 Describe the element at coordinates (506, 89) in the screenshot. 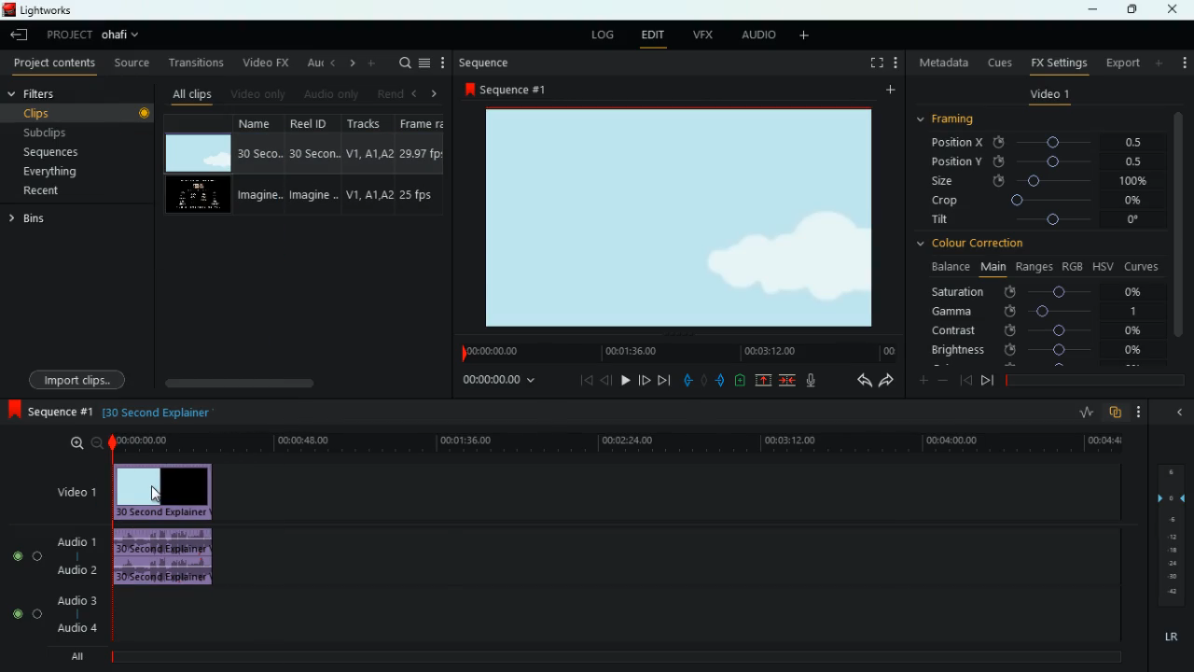

I see `sequence` at that location.